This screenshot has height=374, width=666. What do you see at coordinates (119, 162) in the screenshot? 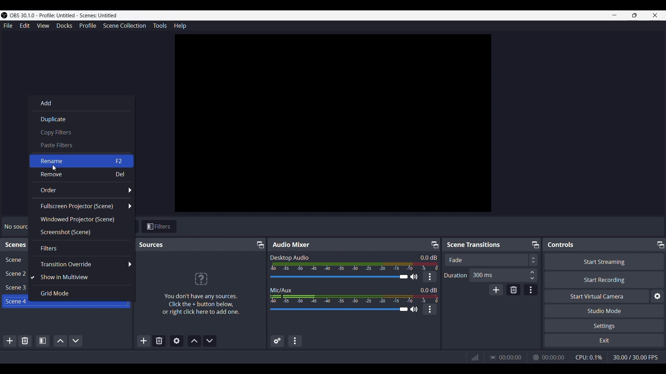
I see `F2` at bounding box center [119, 162].